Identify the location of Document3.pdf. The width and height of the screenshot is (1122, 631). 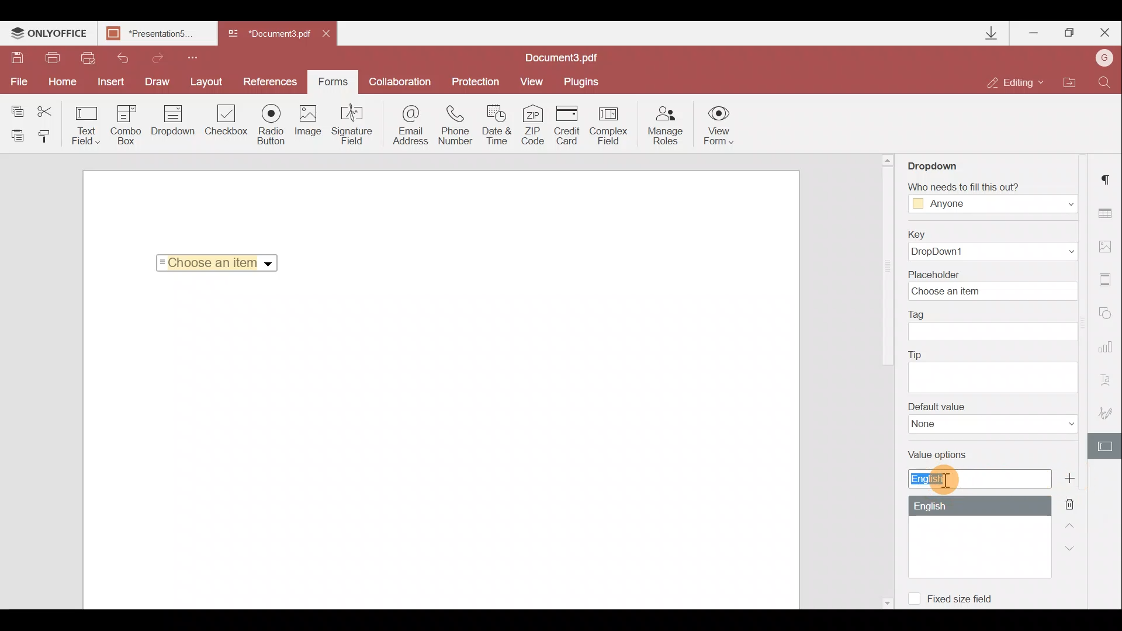
(576, 57).